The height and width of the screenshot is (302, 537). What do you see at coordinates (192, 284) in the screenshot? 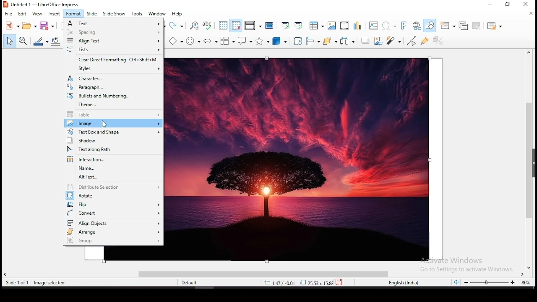
I see `default` at bounding box center [192, 284].